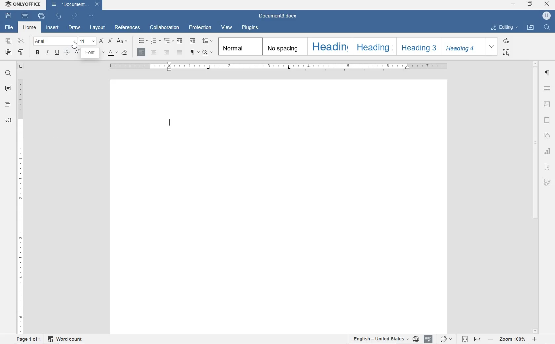  What do you see at coordinates (55, 42) in the screenshot?
I see `ARIAL` at bounding box center [55, 42].